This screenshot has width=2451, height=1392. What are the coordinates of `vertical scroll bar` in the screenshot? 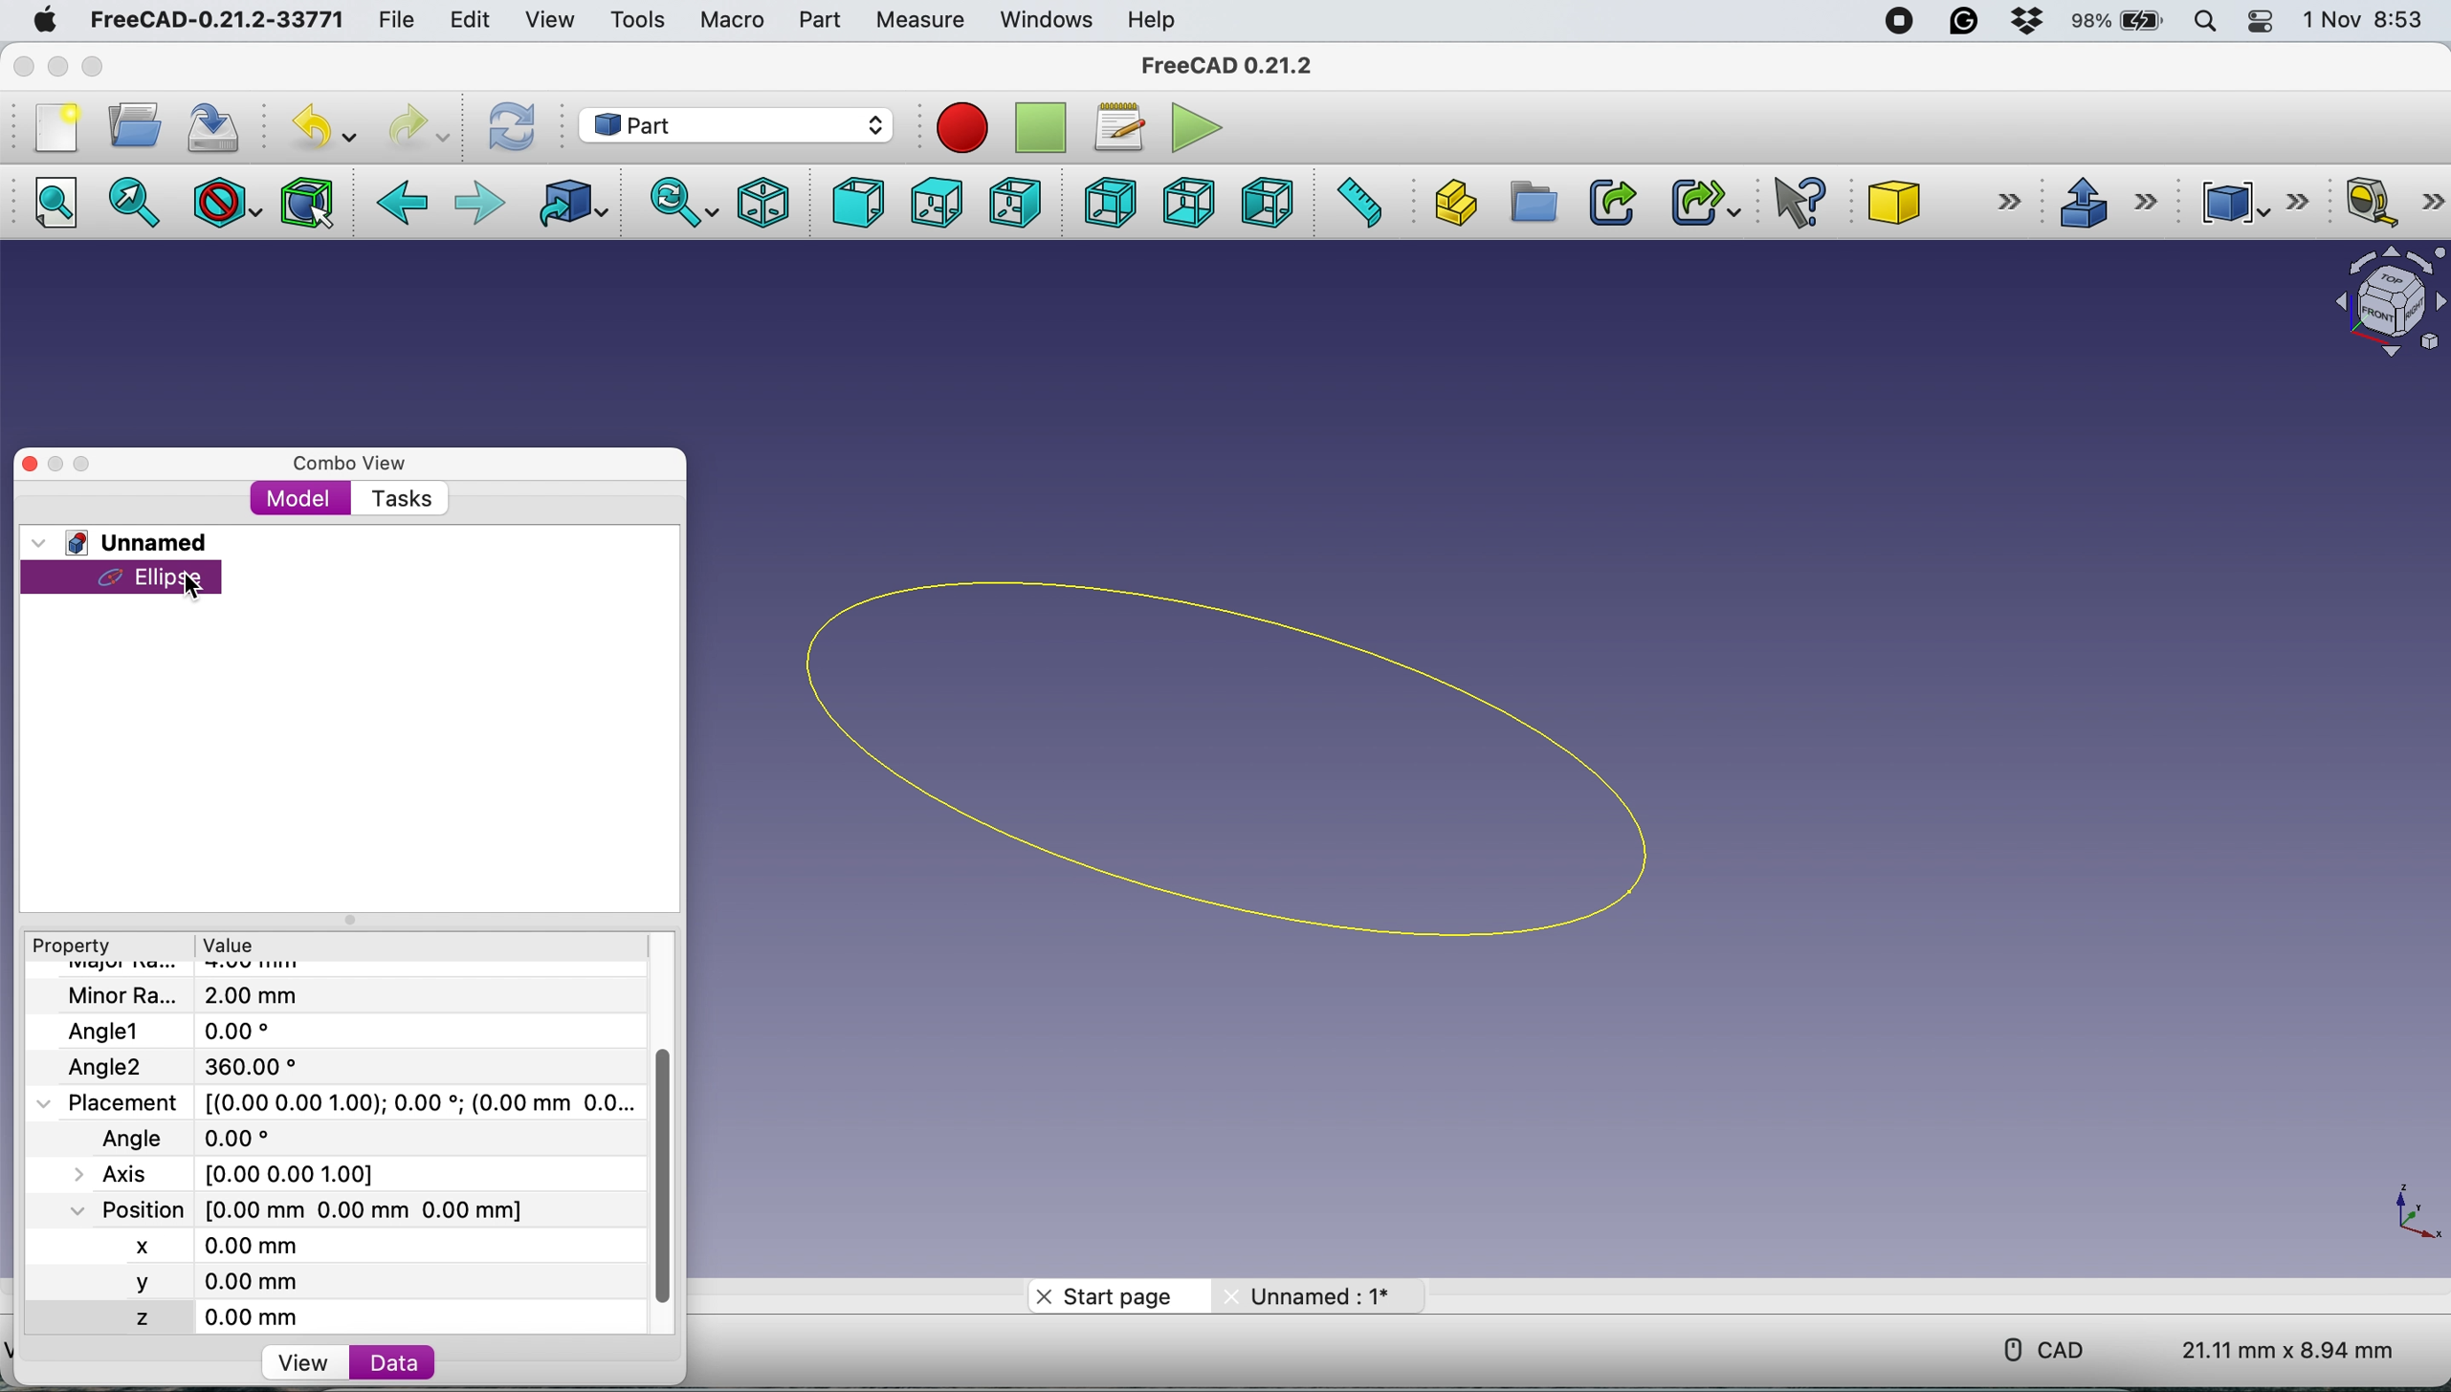 It's located at (667, 1174).